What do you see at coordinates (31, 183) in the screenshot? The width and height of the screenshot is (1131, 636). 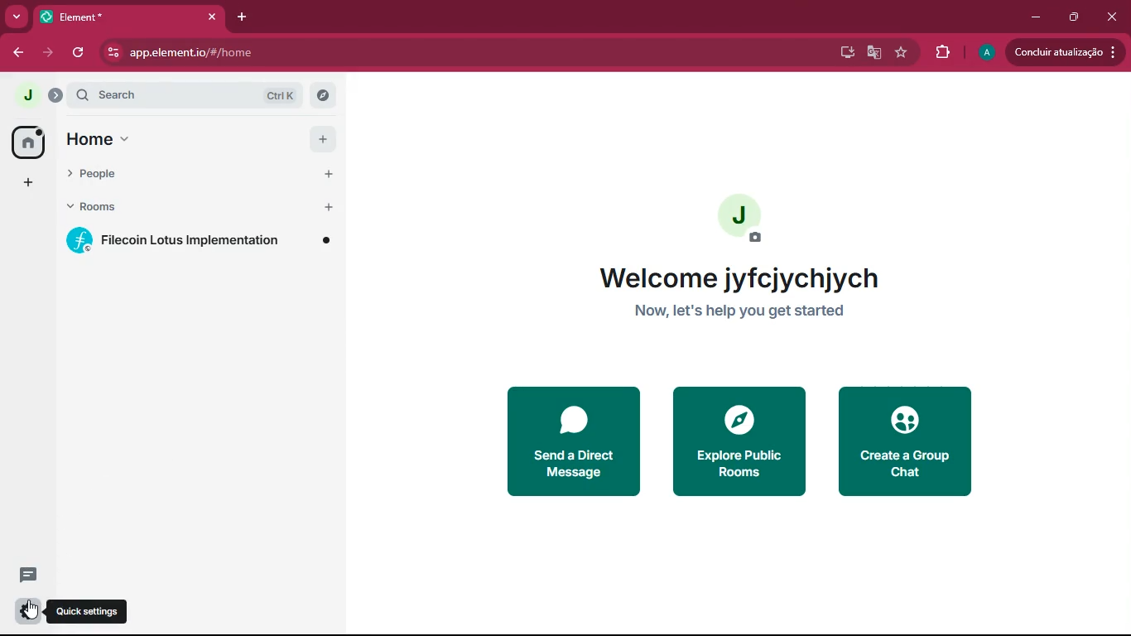 I see `add` at bounding box center [31, 183].